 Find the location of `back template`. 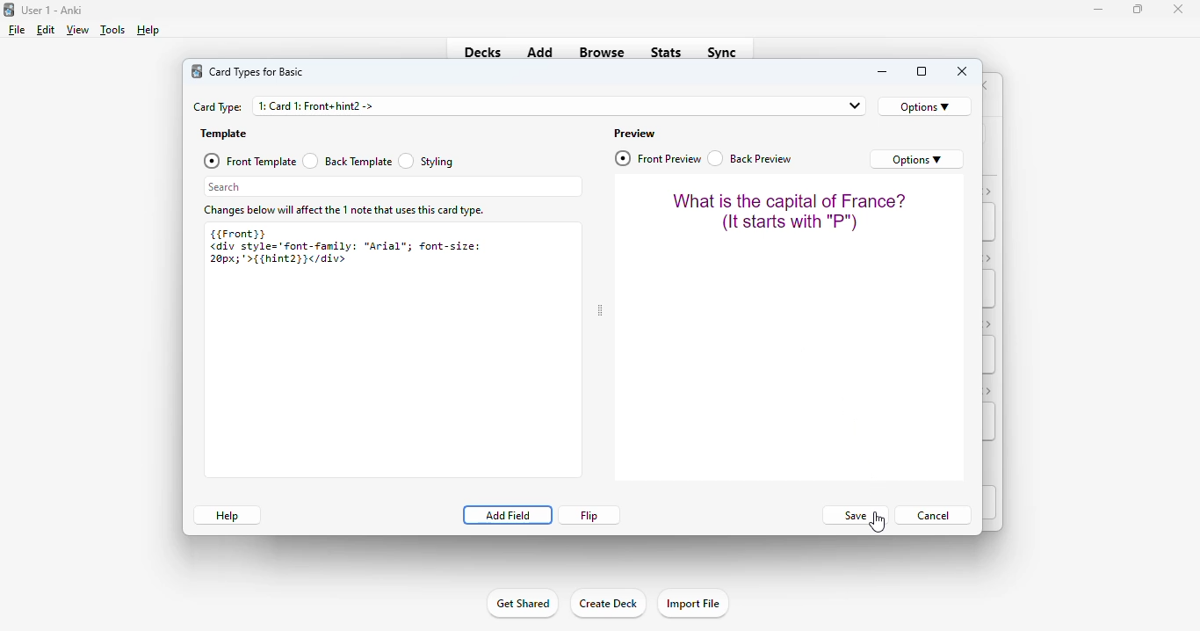

back template is located at coordinates (347, 161).